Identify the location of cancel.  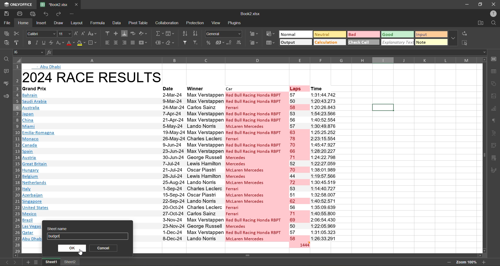
(104, 248).